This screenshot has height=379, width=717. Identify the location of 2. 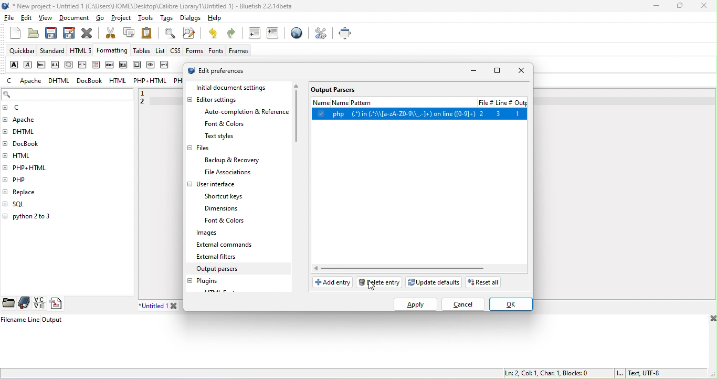
(145, 103).